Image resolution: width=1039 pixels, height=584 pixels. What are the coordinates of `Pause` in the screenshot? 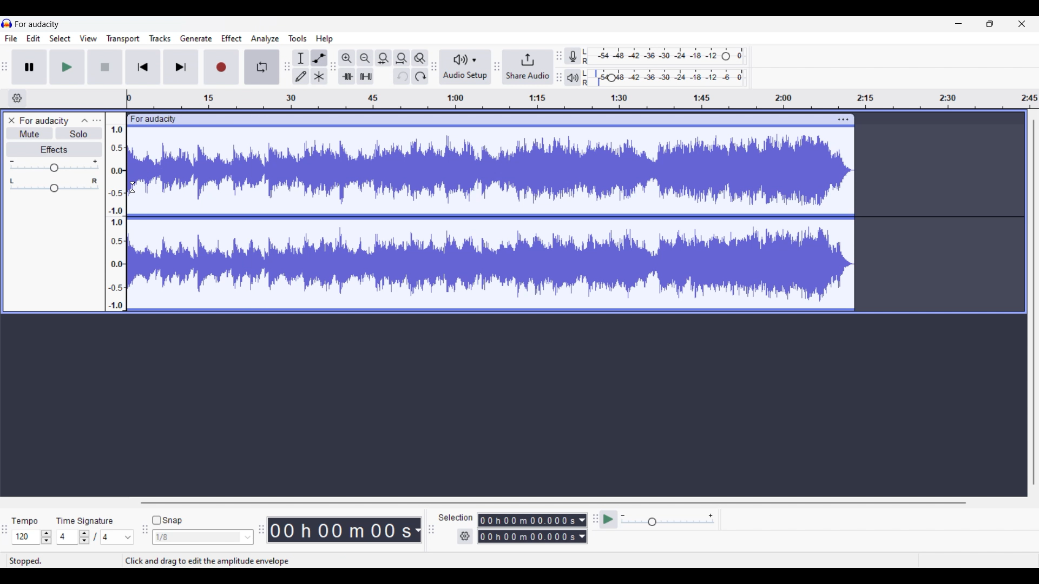 It's located at (29, 67).